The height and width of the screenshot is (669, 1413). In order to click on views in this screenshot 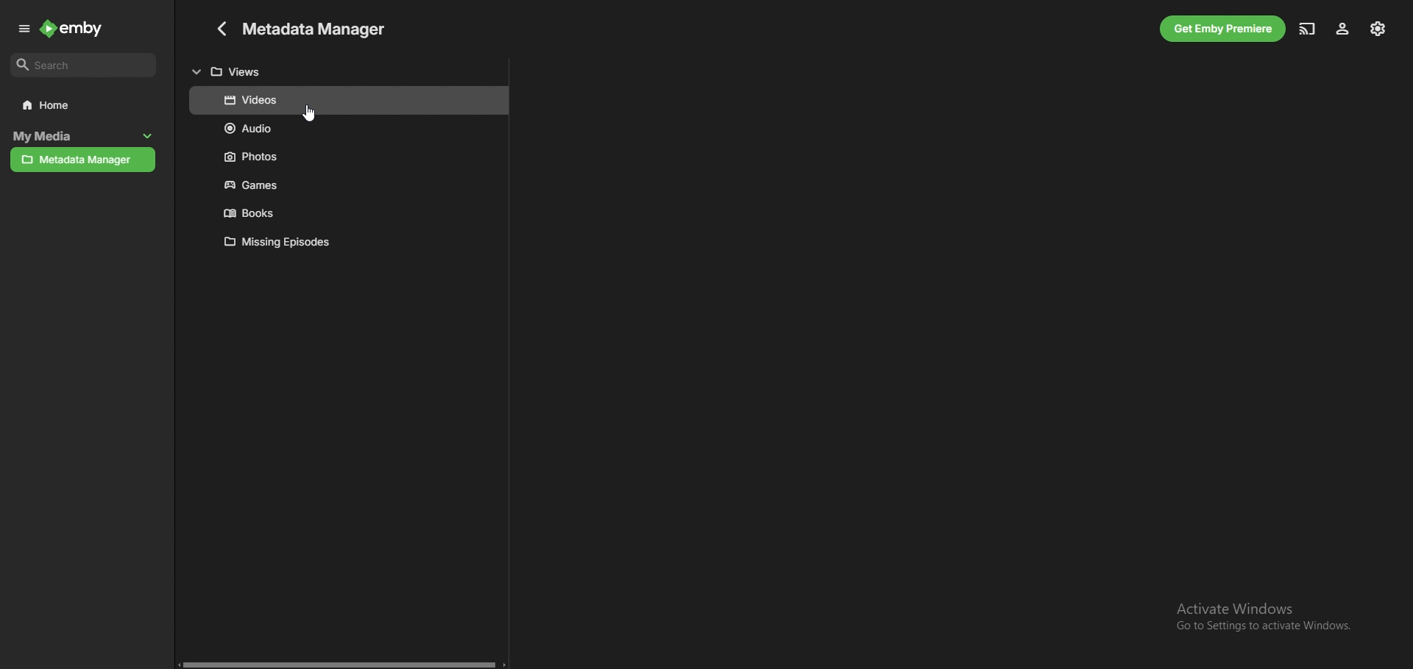, I will do `click(350, 69)`.